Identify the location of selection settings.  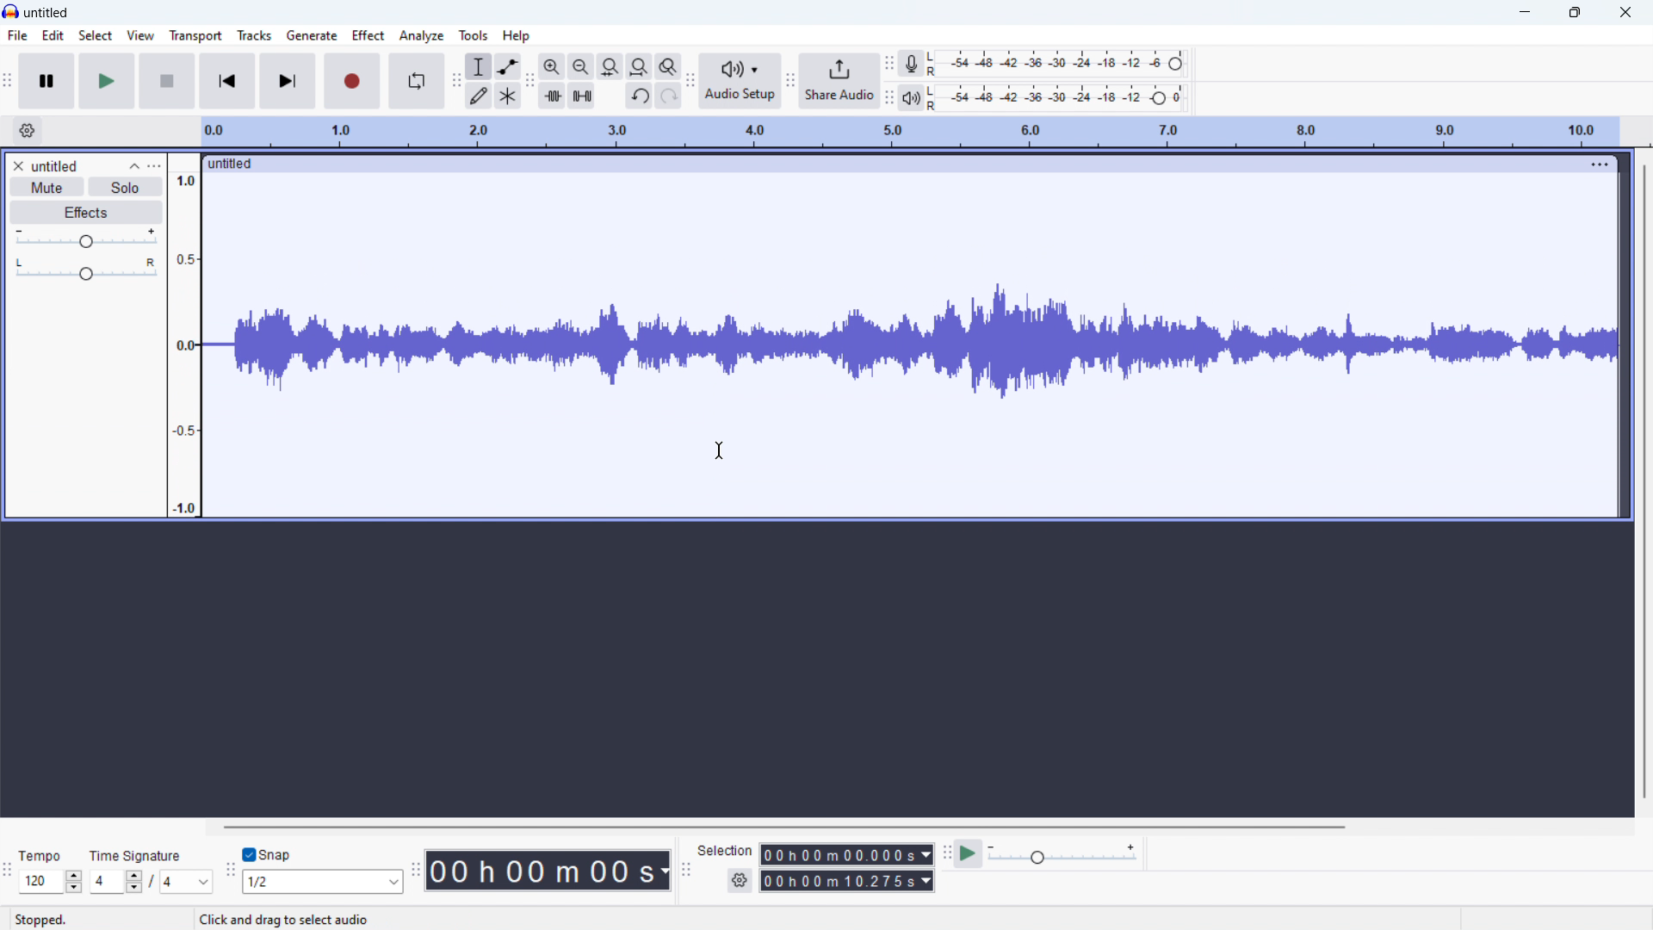
(740, 880).